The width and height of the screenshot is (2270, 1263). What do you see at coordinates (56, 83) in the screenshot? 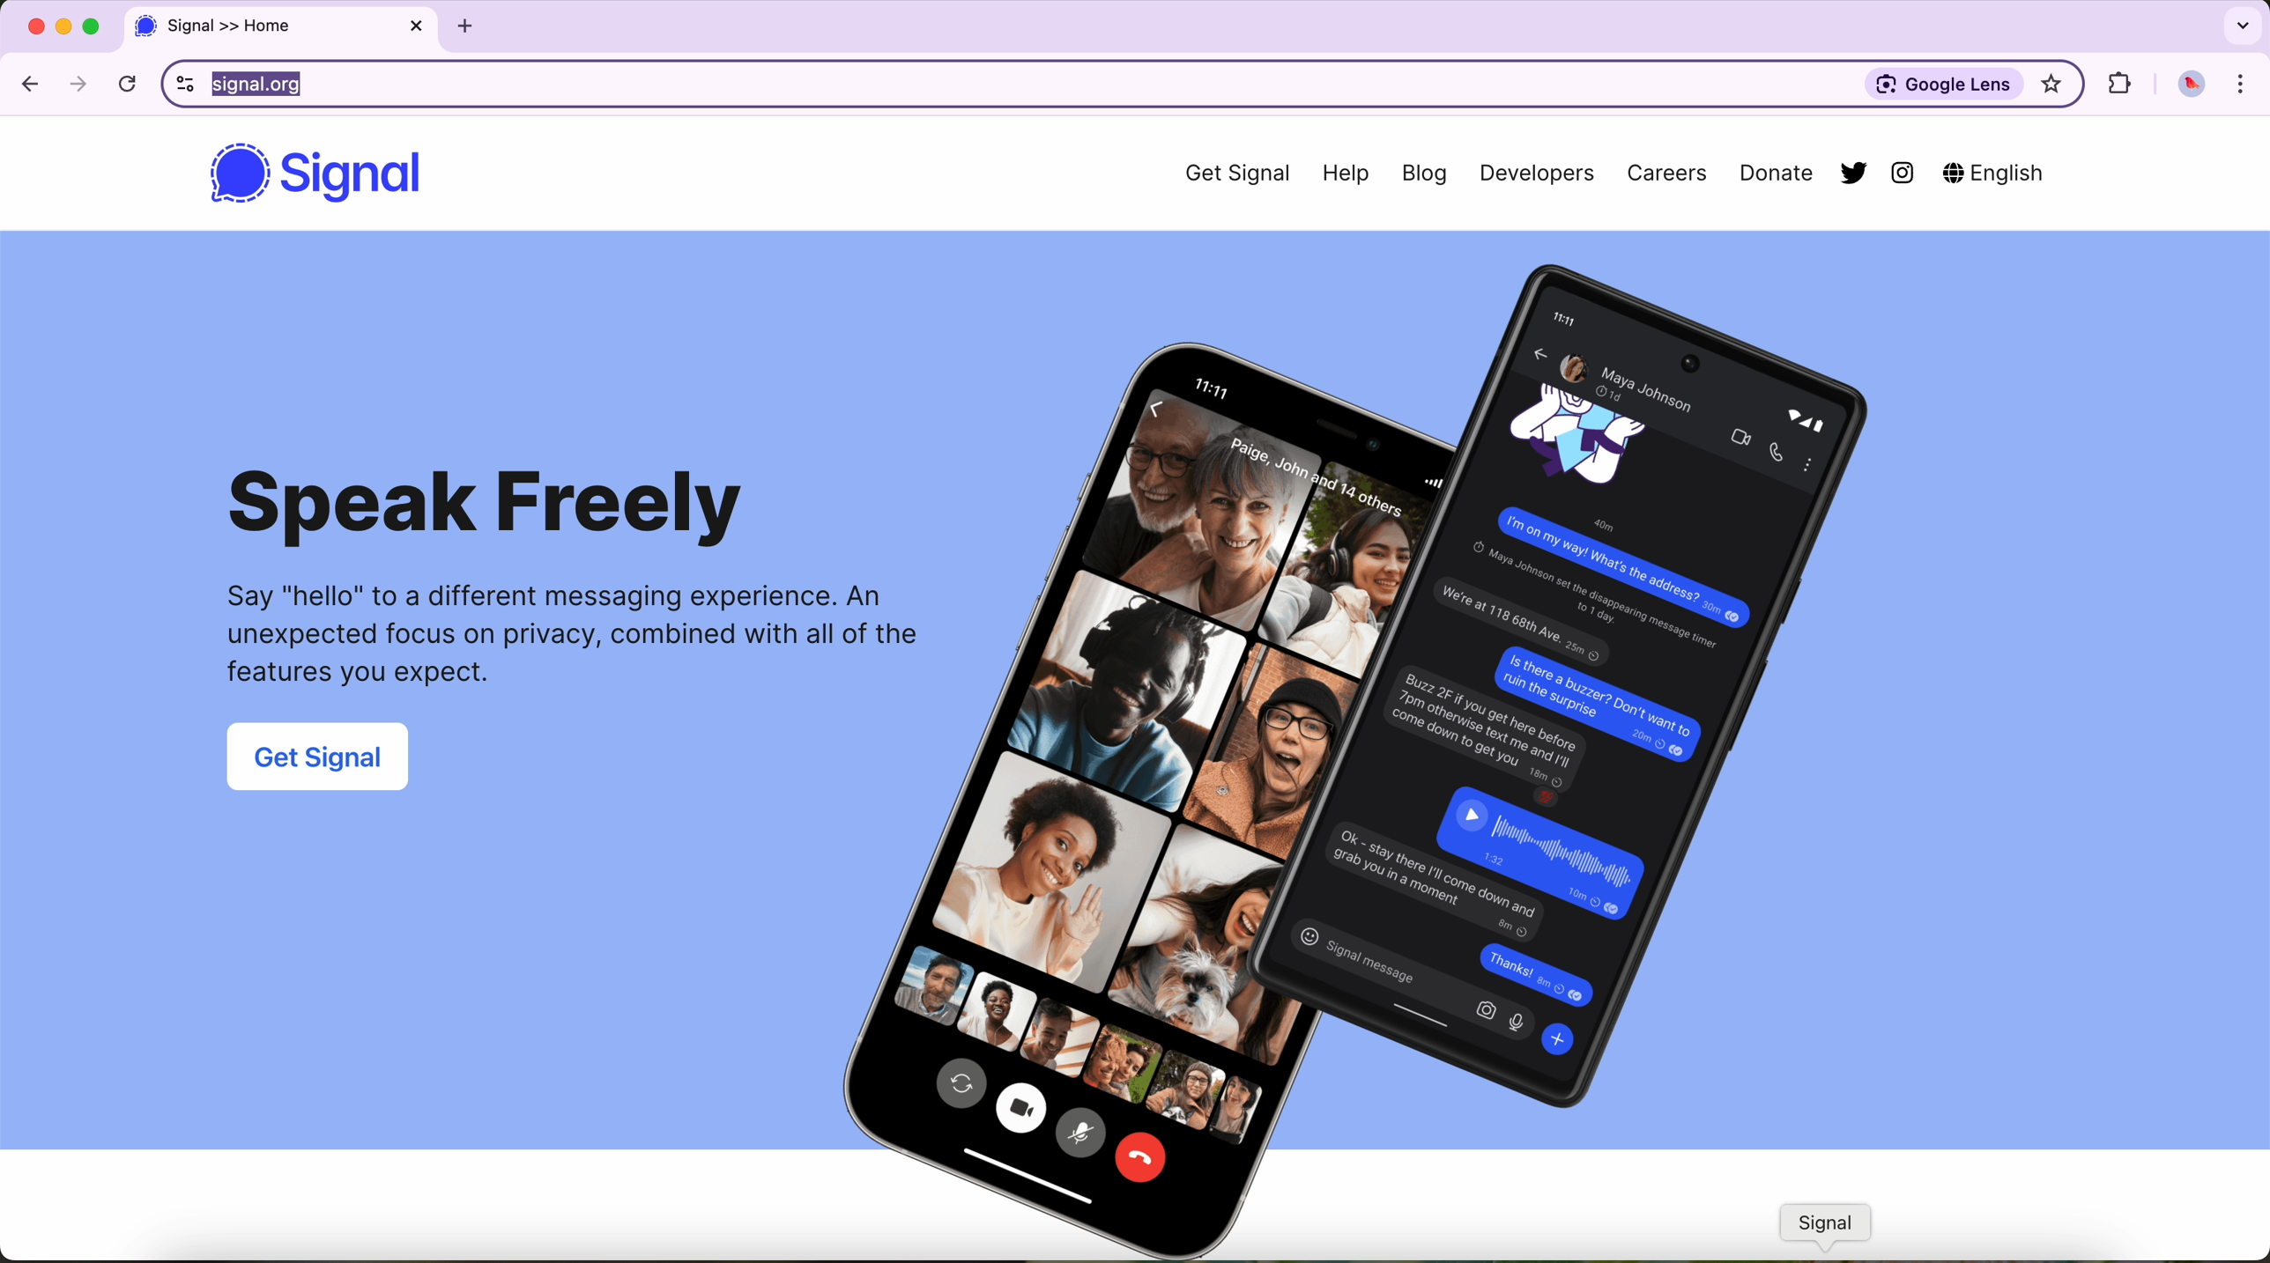
I see `navigate arrows` at bounding box center [56, 83].